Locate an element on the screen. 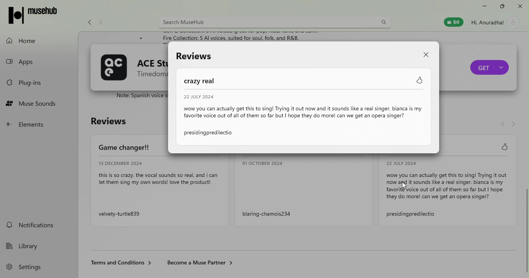 This screenshot has height=278, width=529. Like is located at coordinates (499, 146).